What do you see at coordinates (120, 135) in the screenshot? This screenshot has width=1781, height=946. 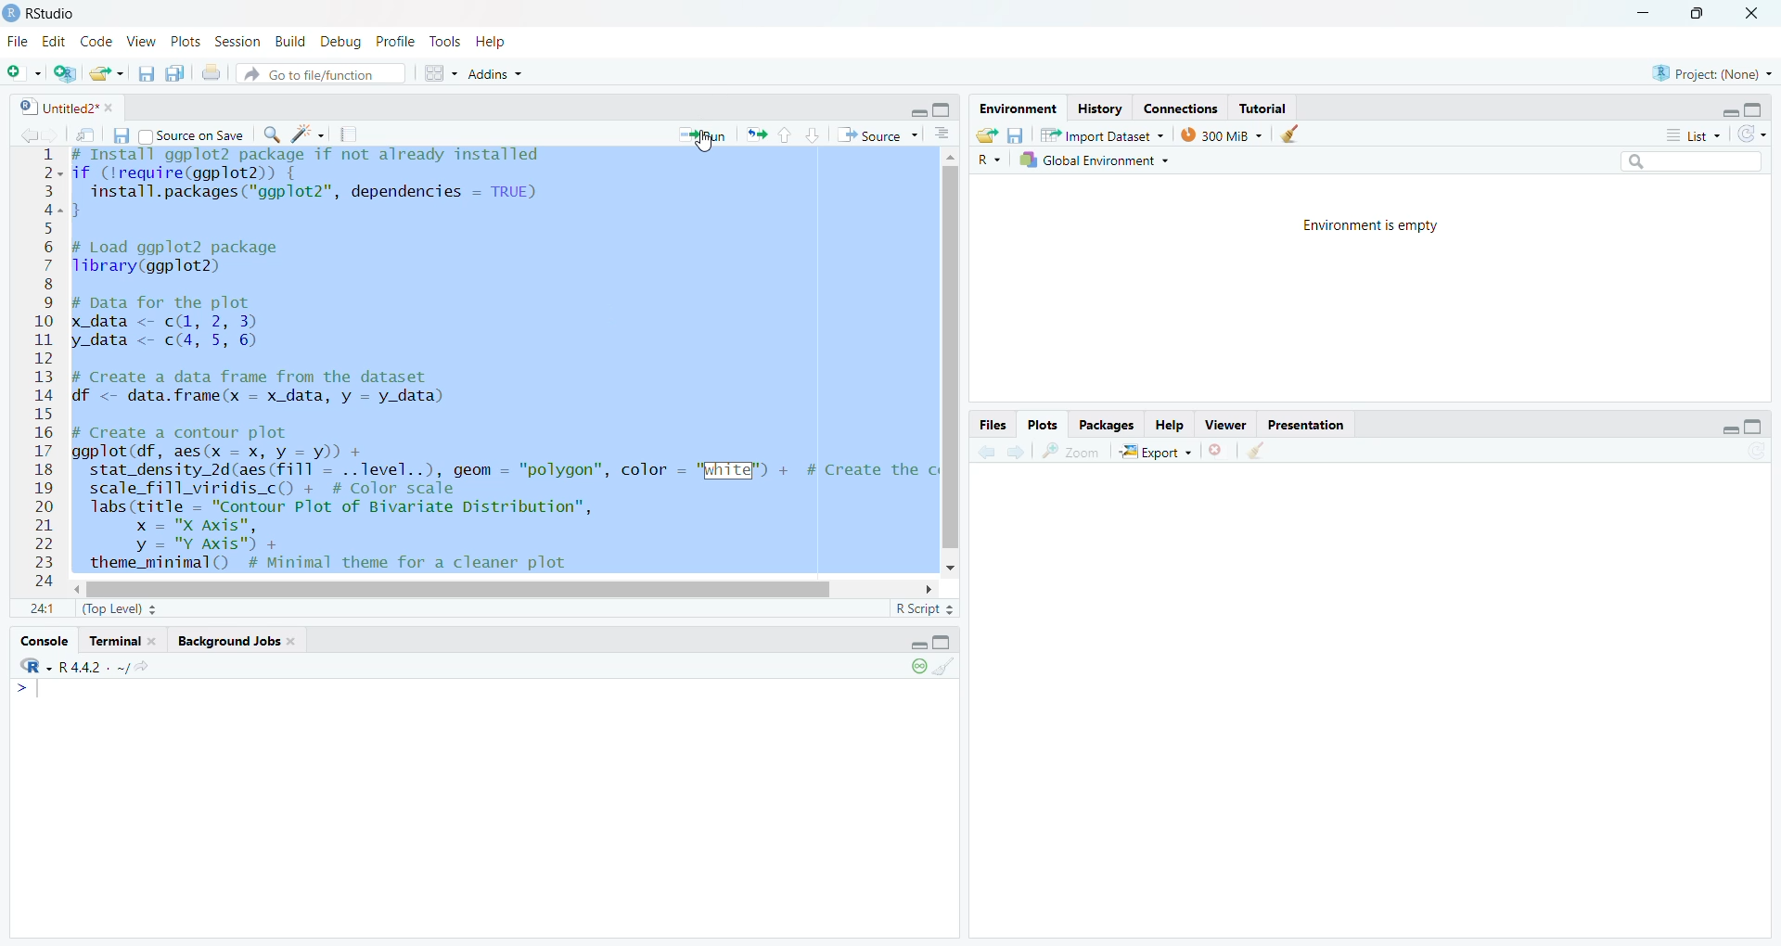 I see `save` at bounding box center [120, 135].